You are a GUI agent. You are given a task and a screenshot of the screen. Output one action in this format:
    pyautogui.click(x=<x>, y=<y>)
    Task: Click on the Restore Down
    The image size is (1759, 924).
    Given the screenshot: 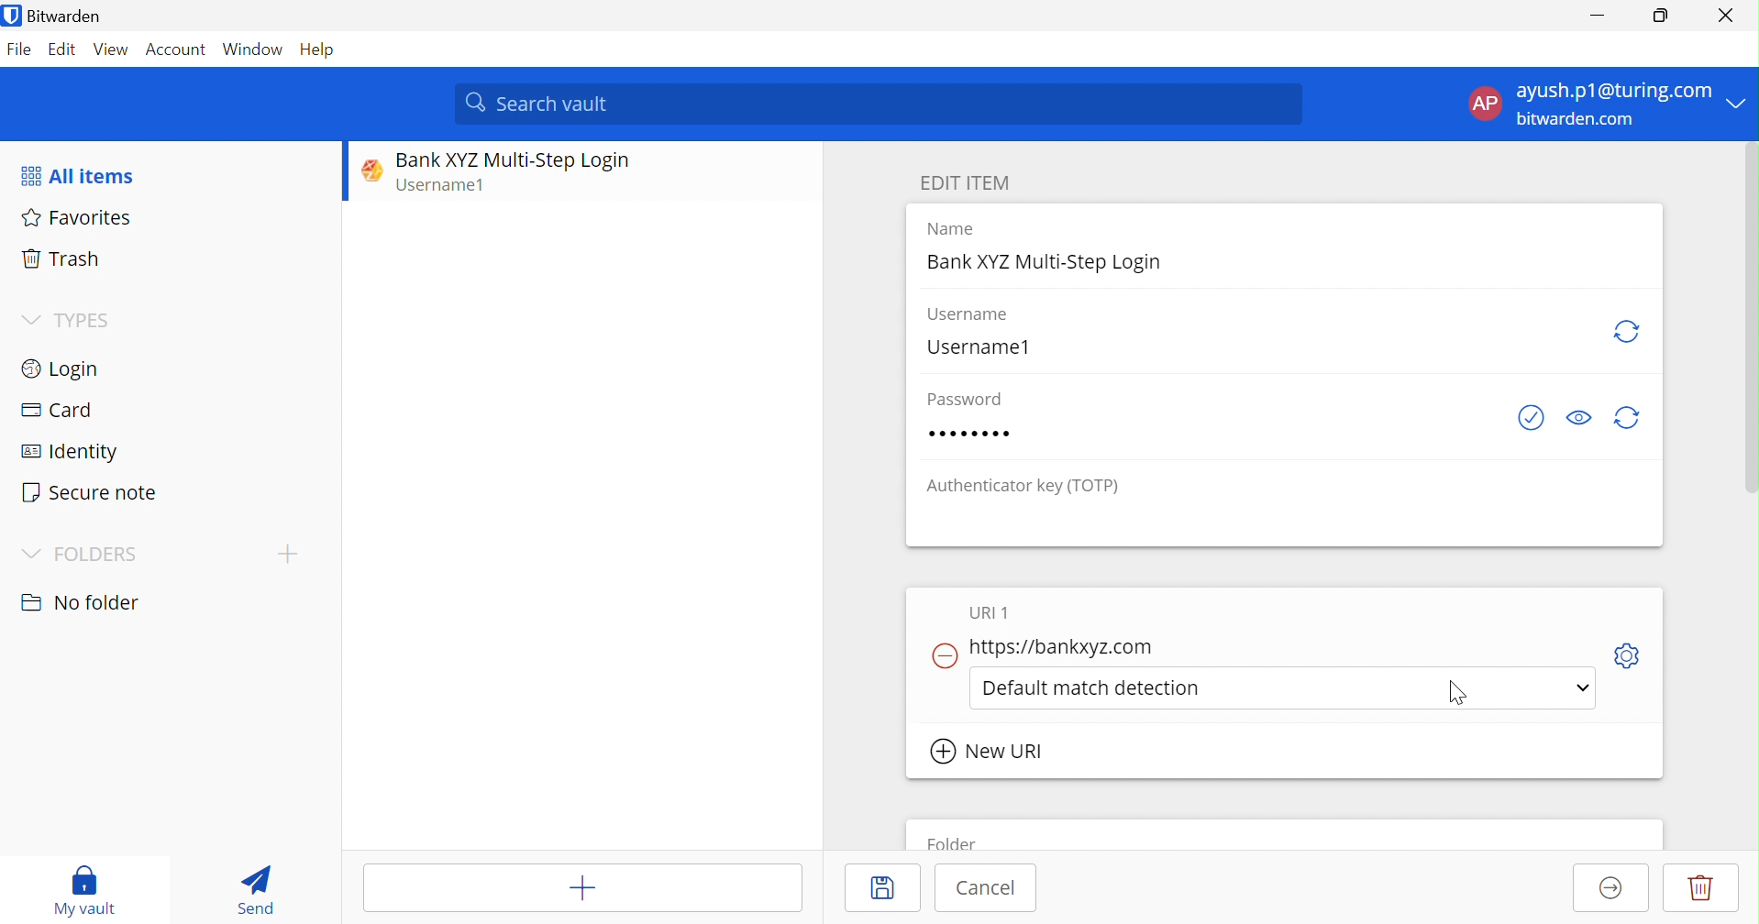 What is the action you would take?
    pyautogui.click(x=1662, y=13)
    